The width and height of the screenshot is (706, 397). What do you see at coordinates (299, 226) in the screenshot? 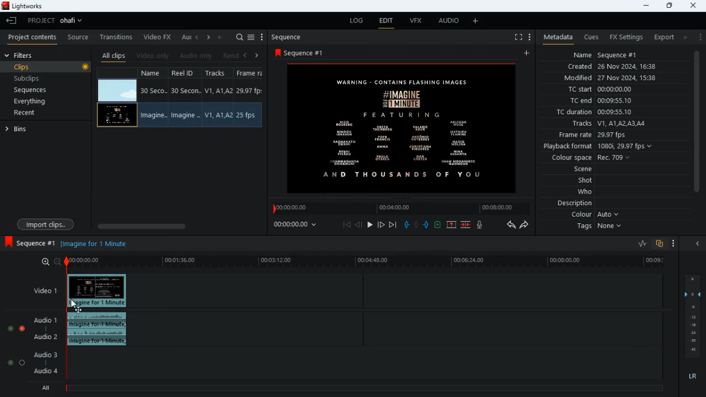
I see `time` at bounding box center [299, 226].